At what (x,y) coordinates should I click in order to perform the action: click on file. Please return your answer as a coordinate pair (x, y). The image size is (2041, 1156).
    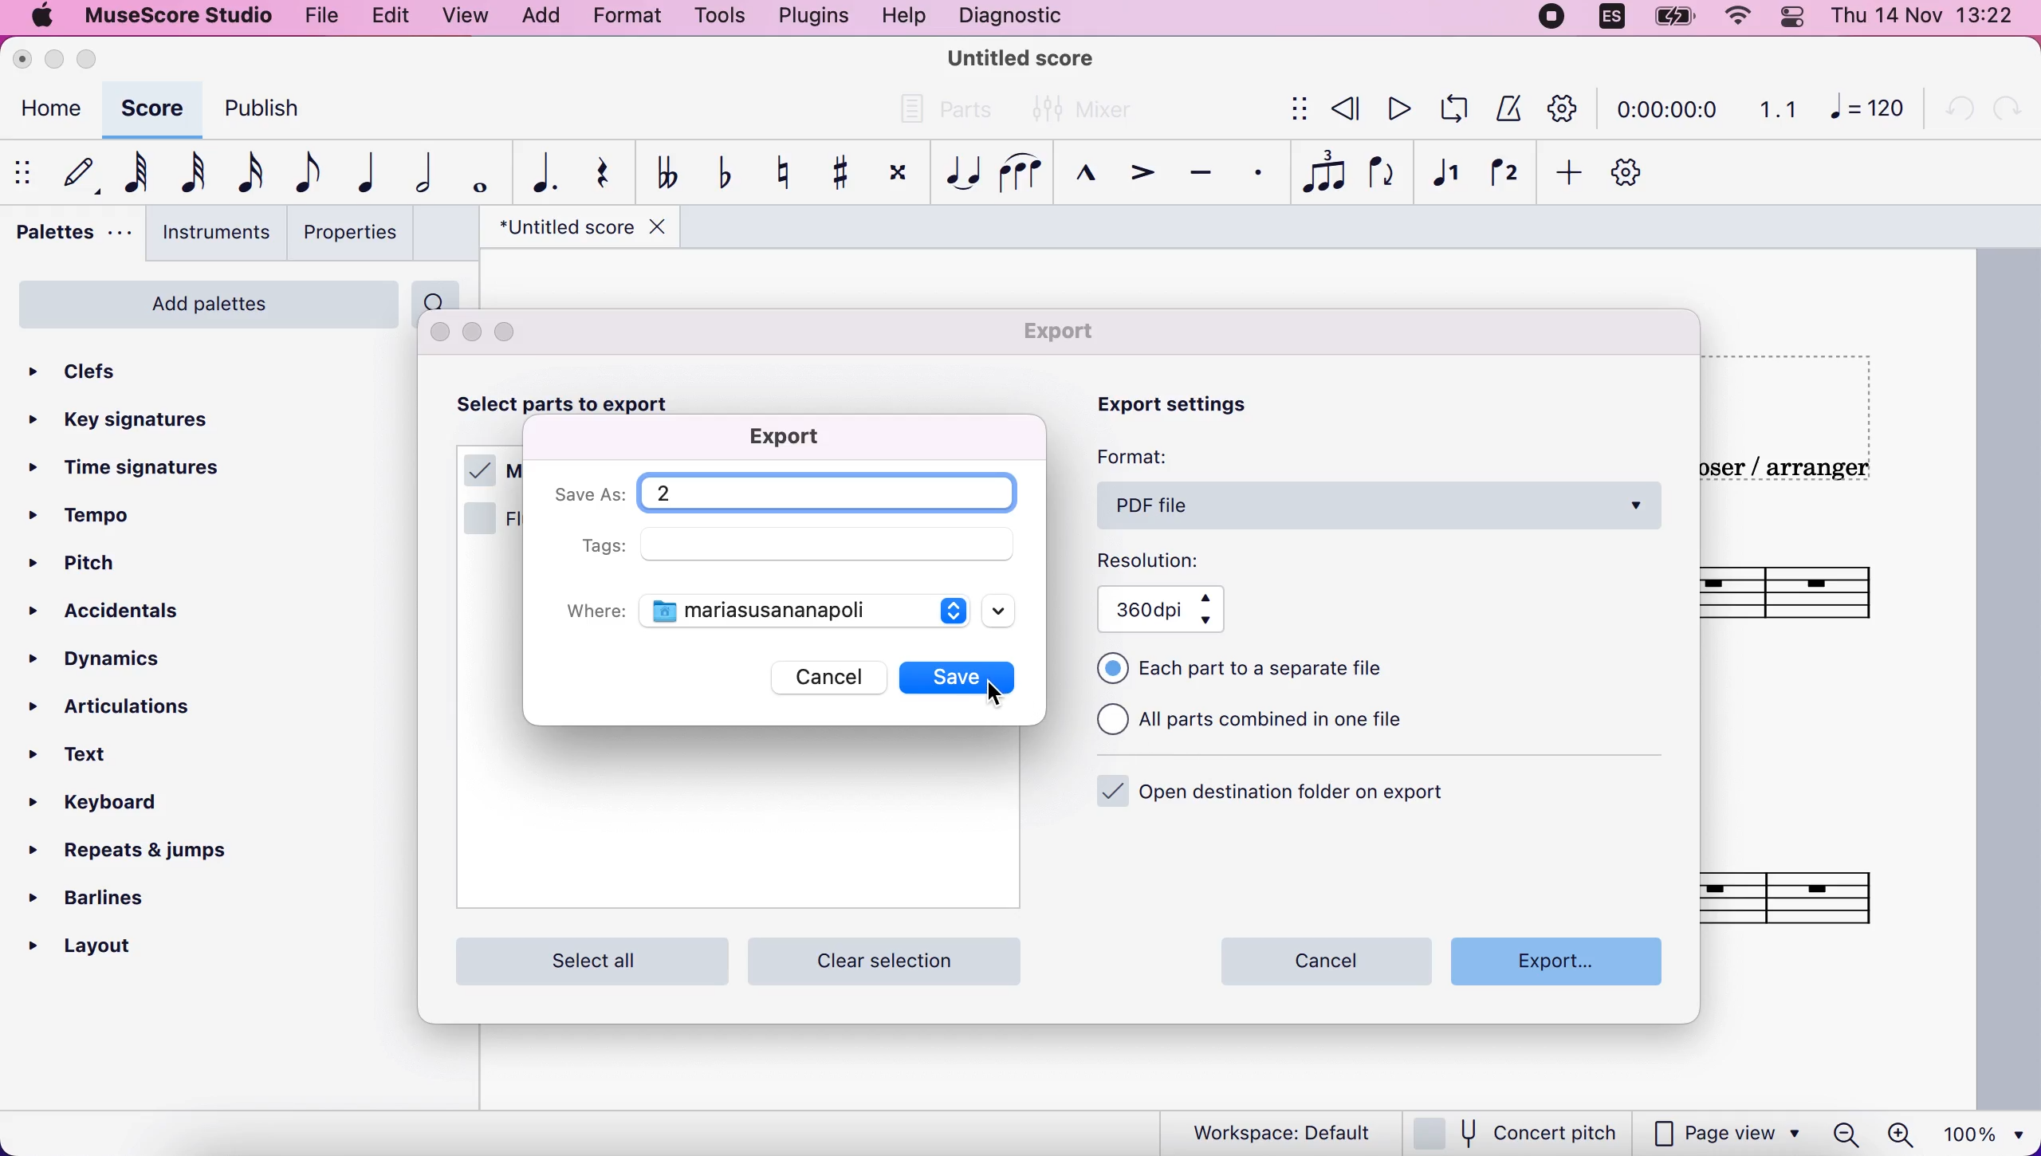
    Looking at the image, I should click on (317, 18).